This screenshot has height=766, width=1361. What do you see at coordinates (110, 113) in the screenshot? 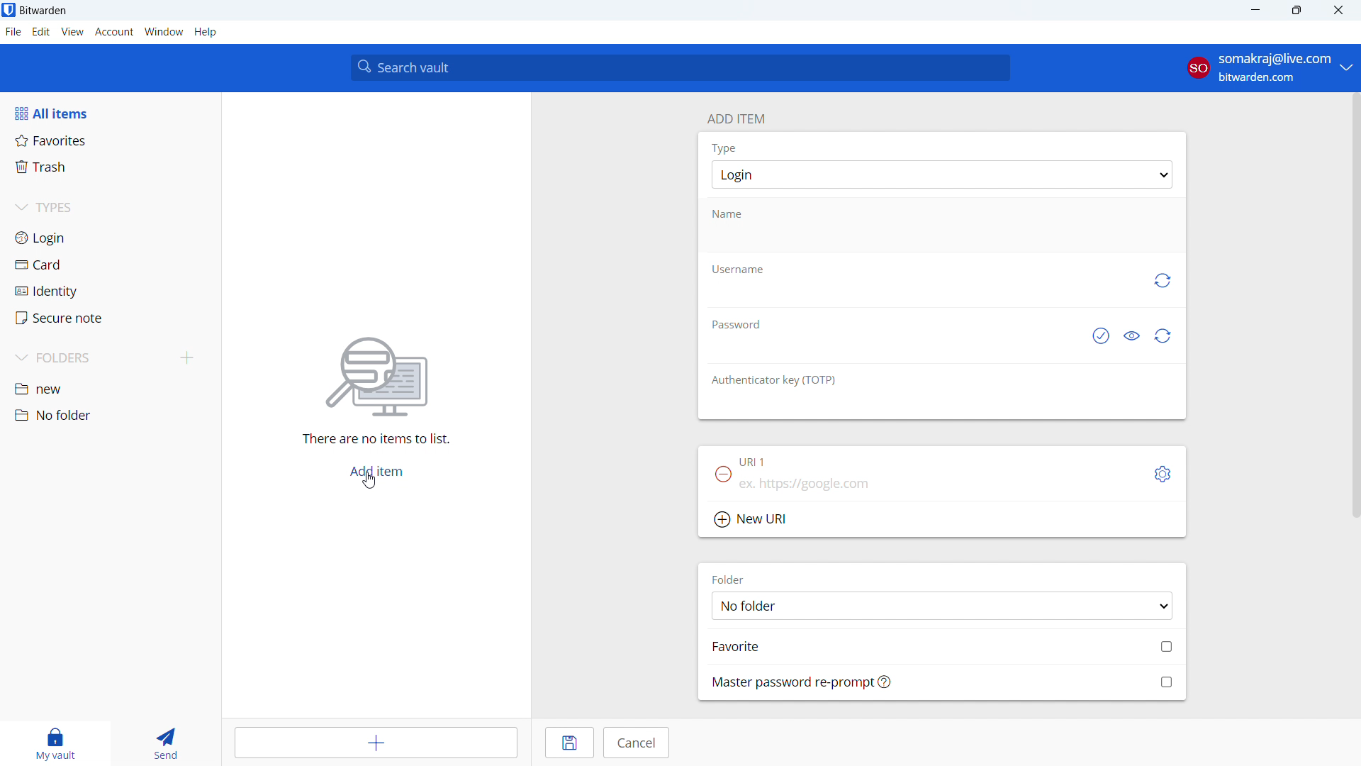
I see `all items` at bounding box center [110, 113].